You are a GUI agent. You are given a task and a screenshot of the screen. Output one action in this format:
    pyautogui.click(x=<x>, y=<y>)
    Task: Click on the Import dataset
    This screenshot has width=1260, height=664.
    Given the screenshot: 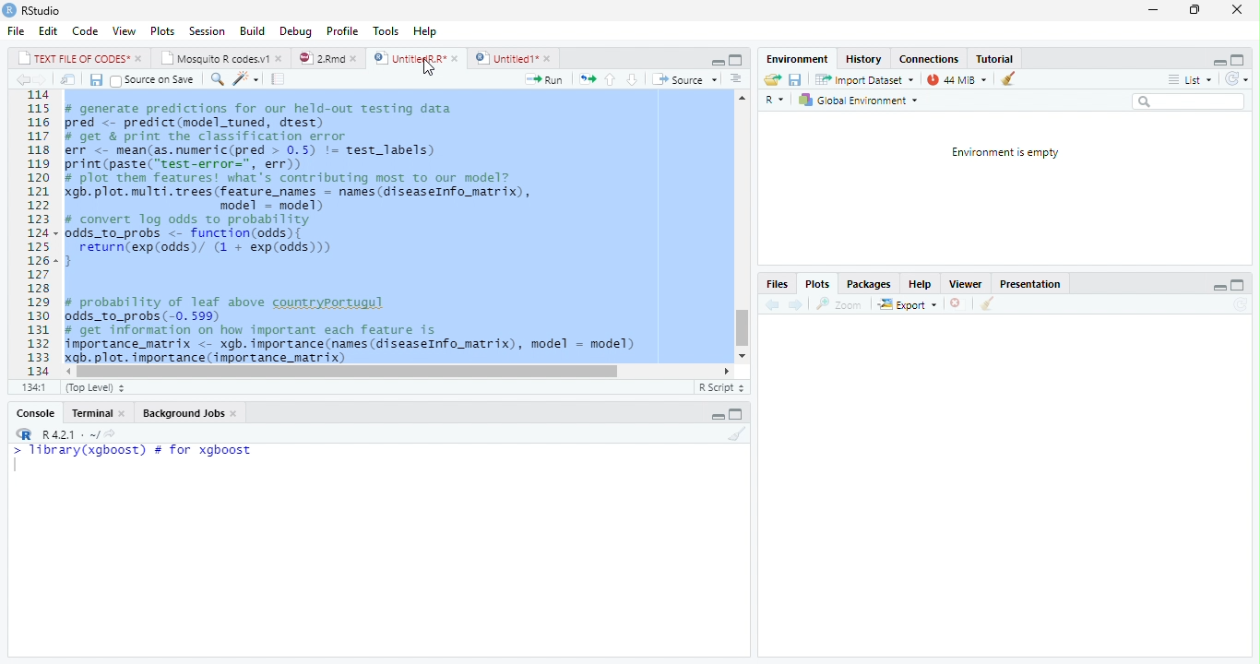 What is the action you would take?
    pyautogui.click(x=863, y=78)
    